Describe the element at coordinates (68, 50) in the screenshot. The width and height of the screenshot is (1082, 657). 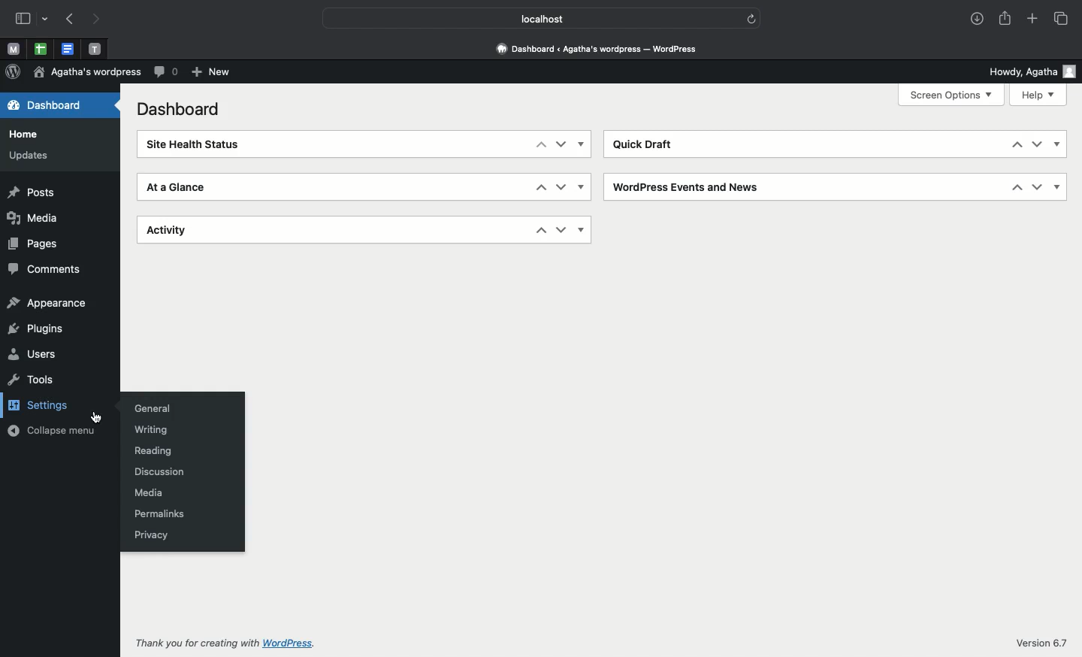
I see `Pinned tabs` at that location.